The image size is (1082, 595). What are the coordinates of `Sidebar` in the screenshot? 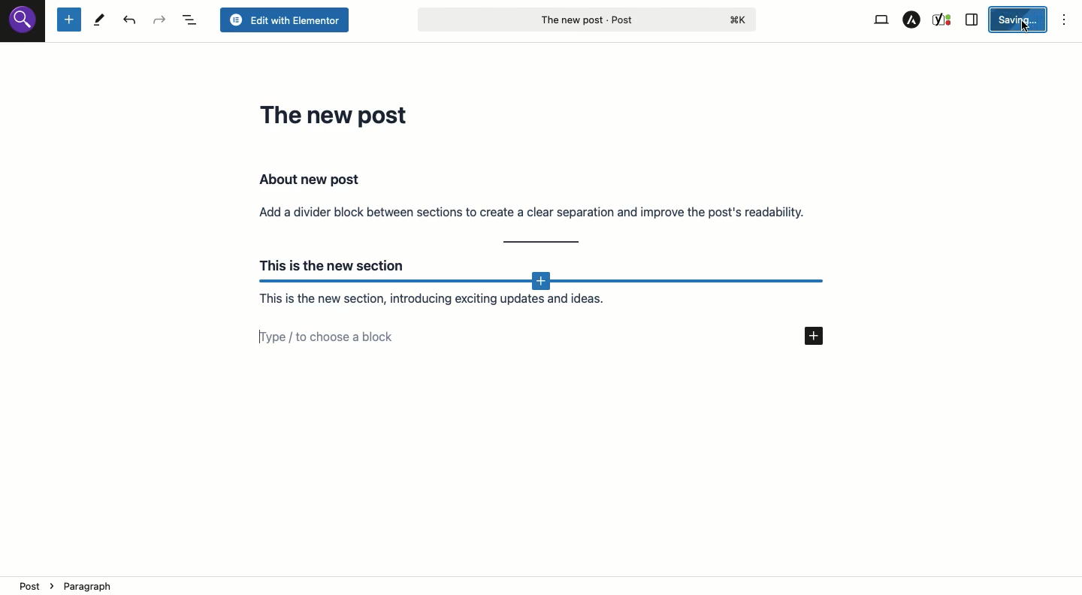 It's located at (974, 20).